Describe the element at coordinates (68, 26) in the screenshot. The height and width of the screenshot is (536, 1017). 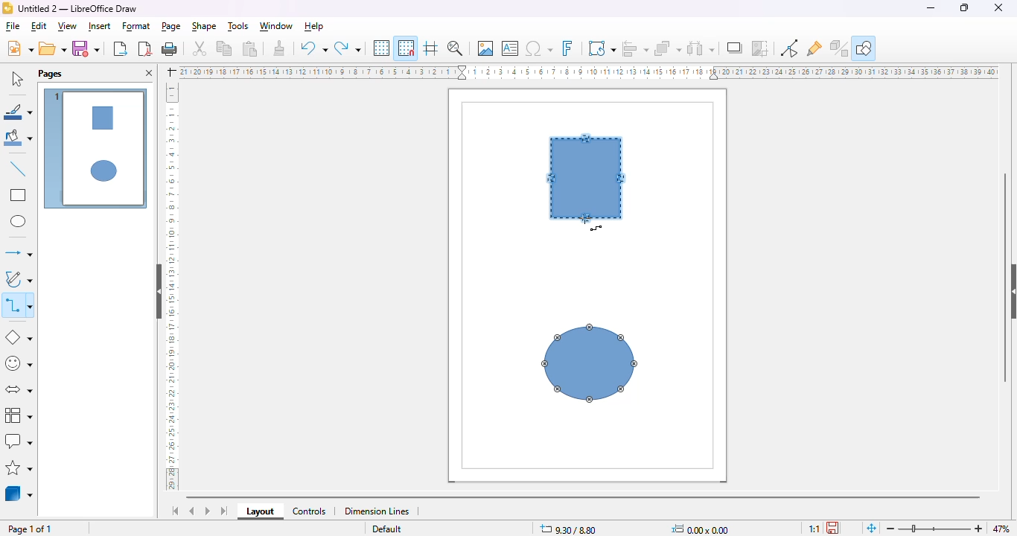
I see `view` at that location.